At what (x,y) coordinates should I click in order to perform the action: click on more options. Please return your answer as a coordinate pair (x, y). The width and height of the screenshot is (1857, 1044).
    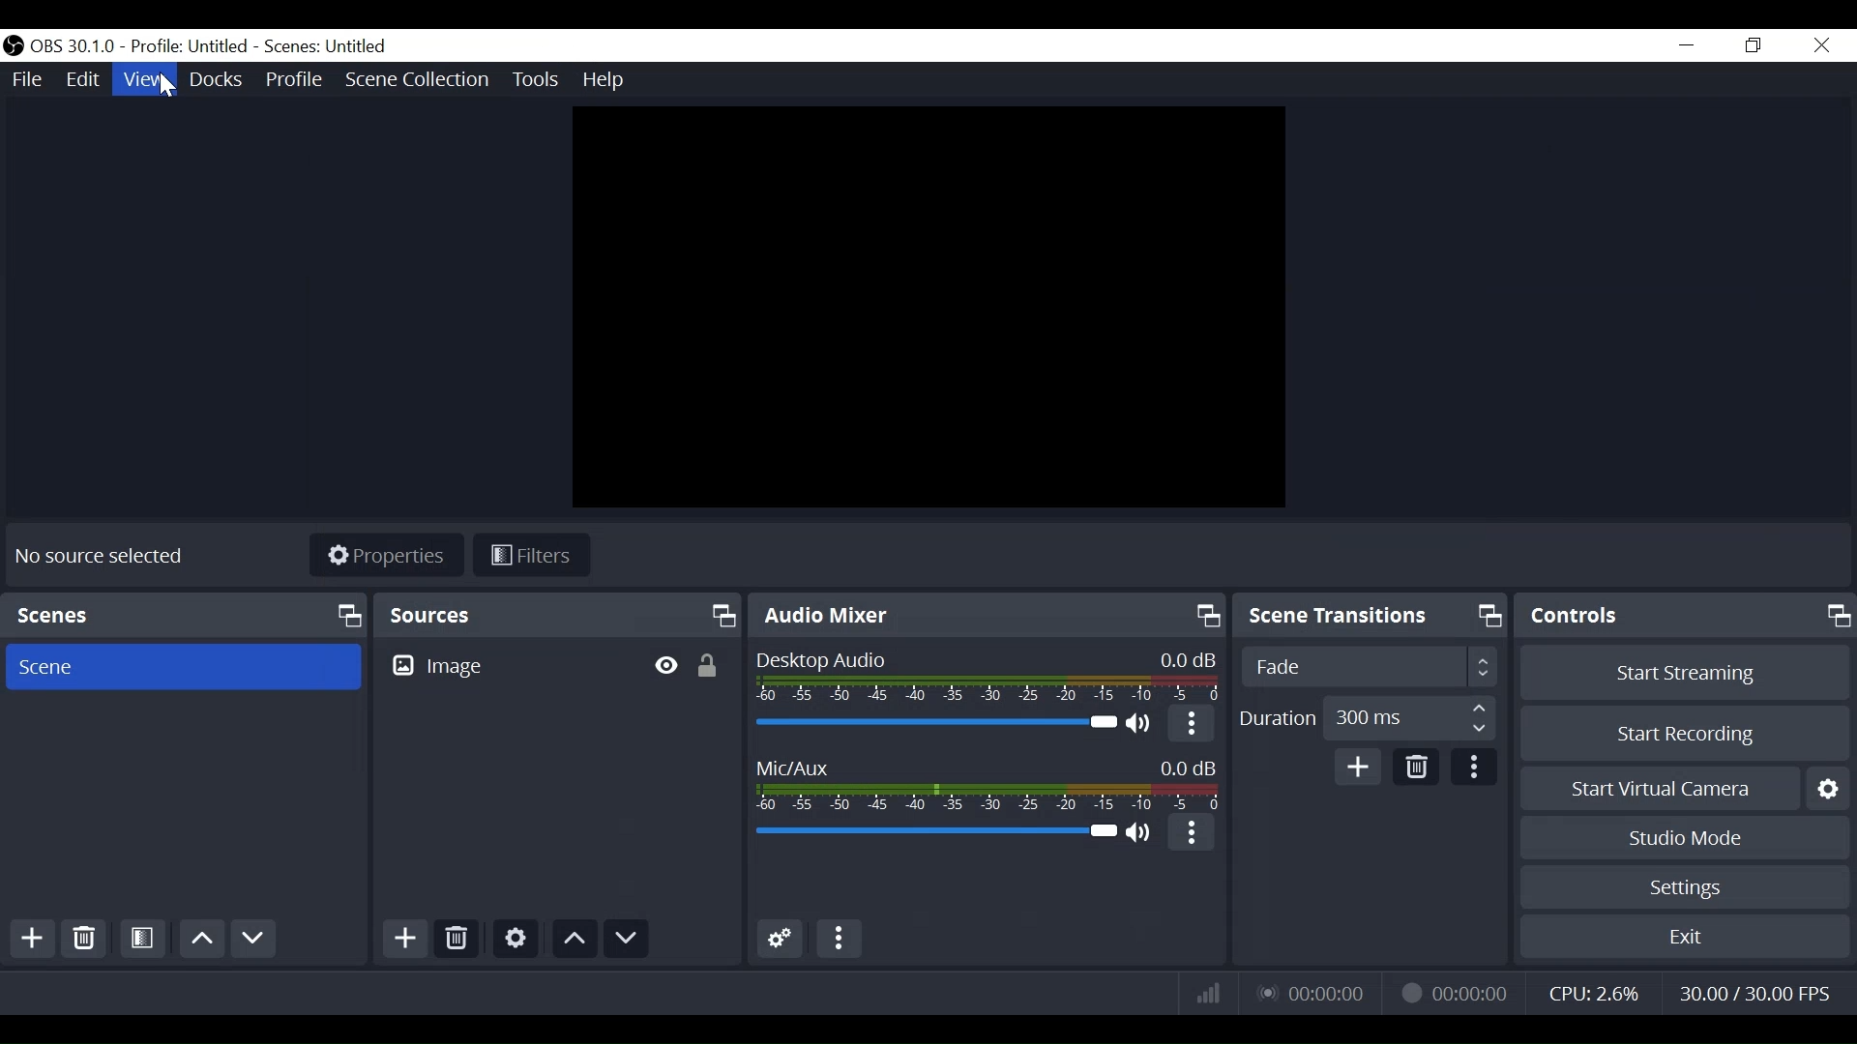
    Looking at the image, I should click on (1194, 835).